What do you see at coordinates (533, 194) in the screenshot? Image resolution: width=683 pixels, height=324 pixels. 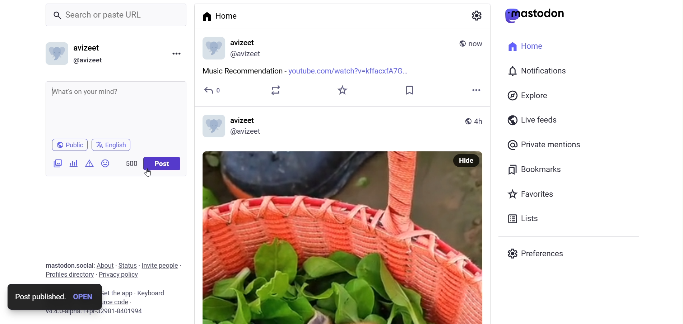 I see `Favorites` at bounding box center [533, 194].